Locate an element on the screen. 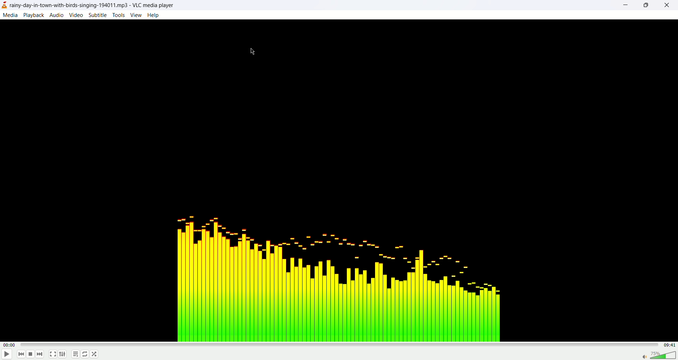  maximize is located at coordinates (646, 5).